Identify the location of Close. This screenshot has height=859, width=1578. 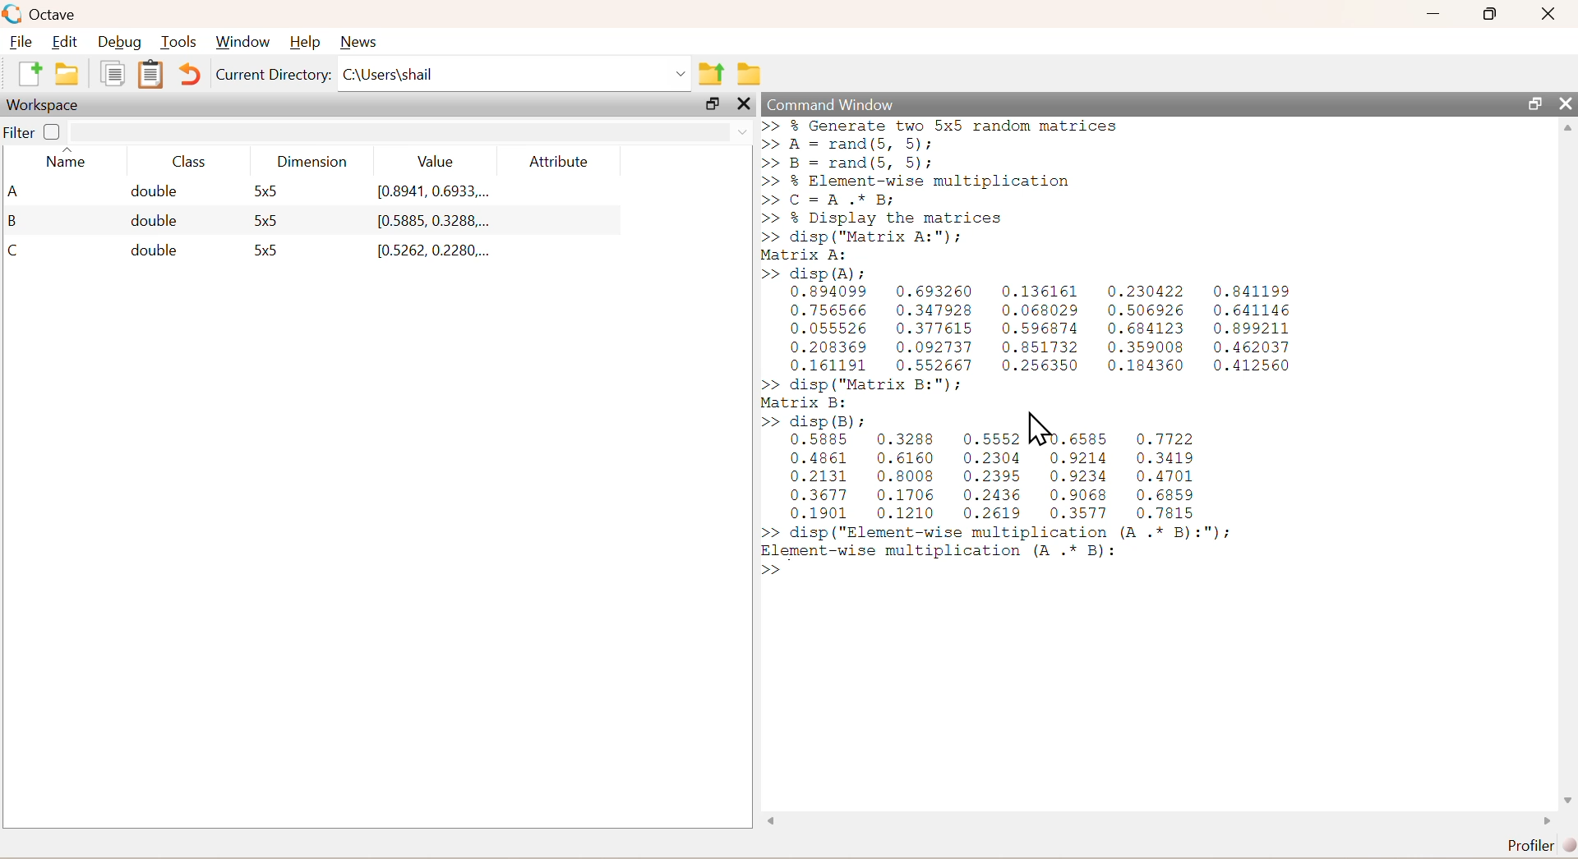
(1550, 16).